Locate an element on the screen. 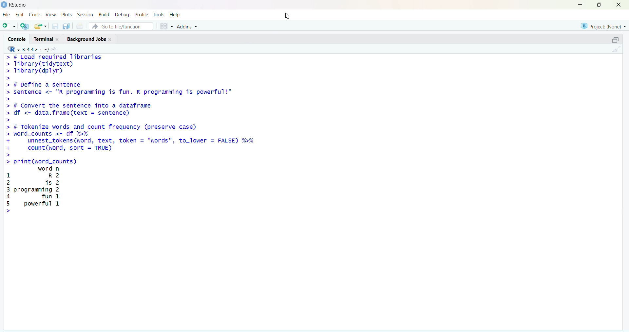 This screenshot has width=629, height=332. print current file is located at coordinates (80, 26).